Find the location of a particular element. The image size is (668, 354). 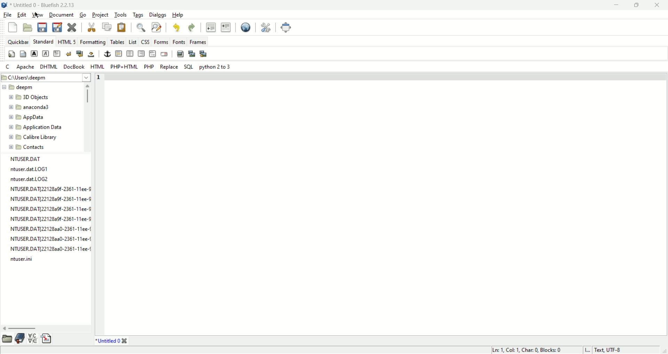

NTUSER.DAT[221282a9f-2361-11ee-S is located at coordinates (51, 189).